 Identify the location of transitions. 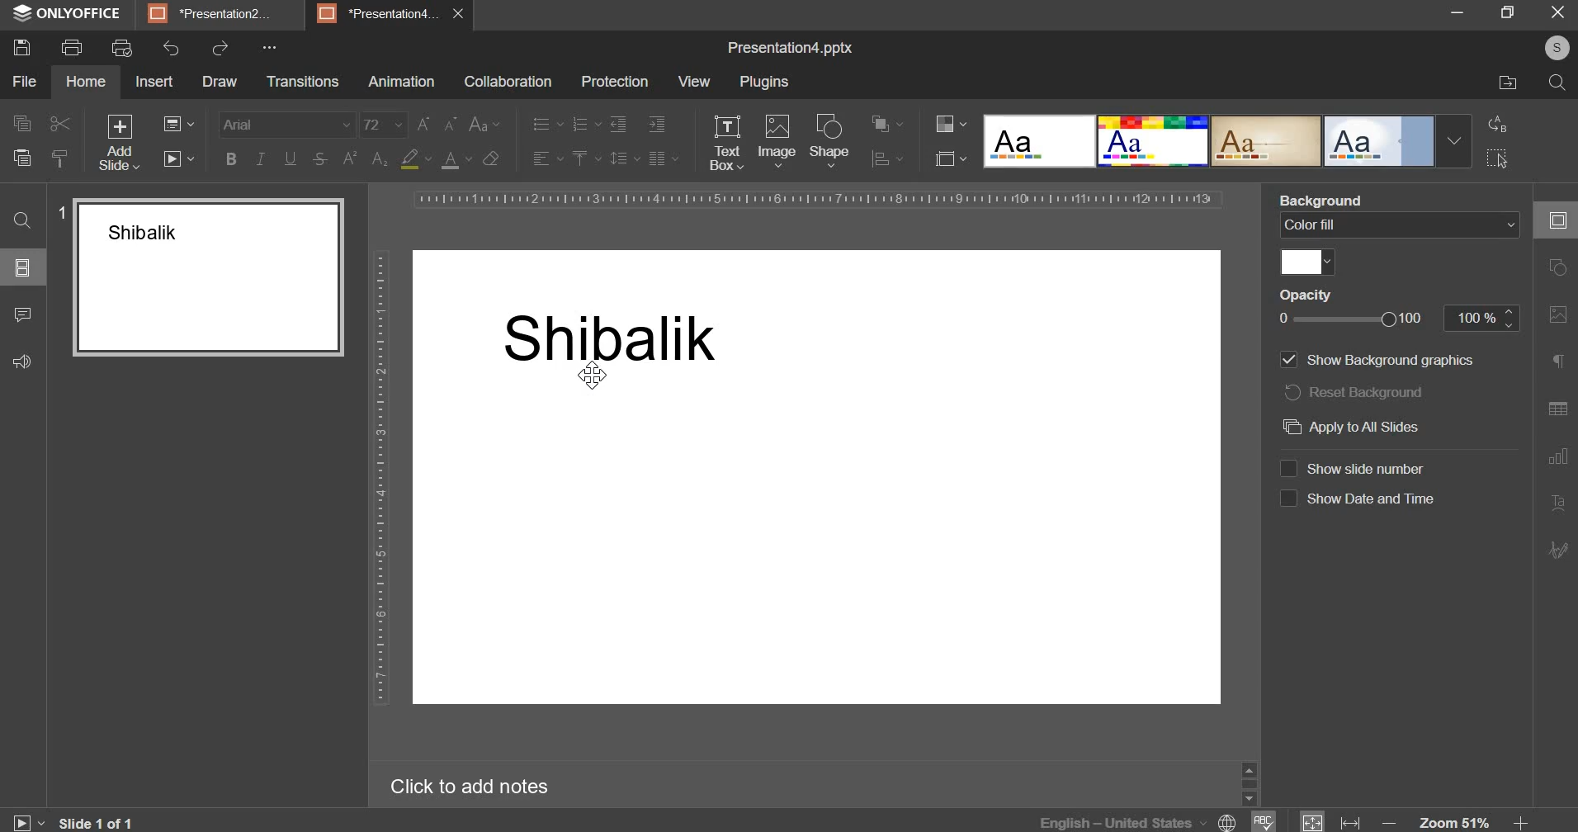
(302, 82).